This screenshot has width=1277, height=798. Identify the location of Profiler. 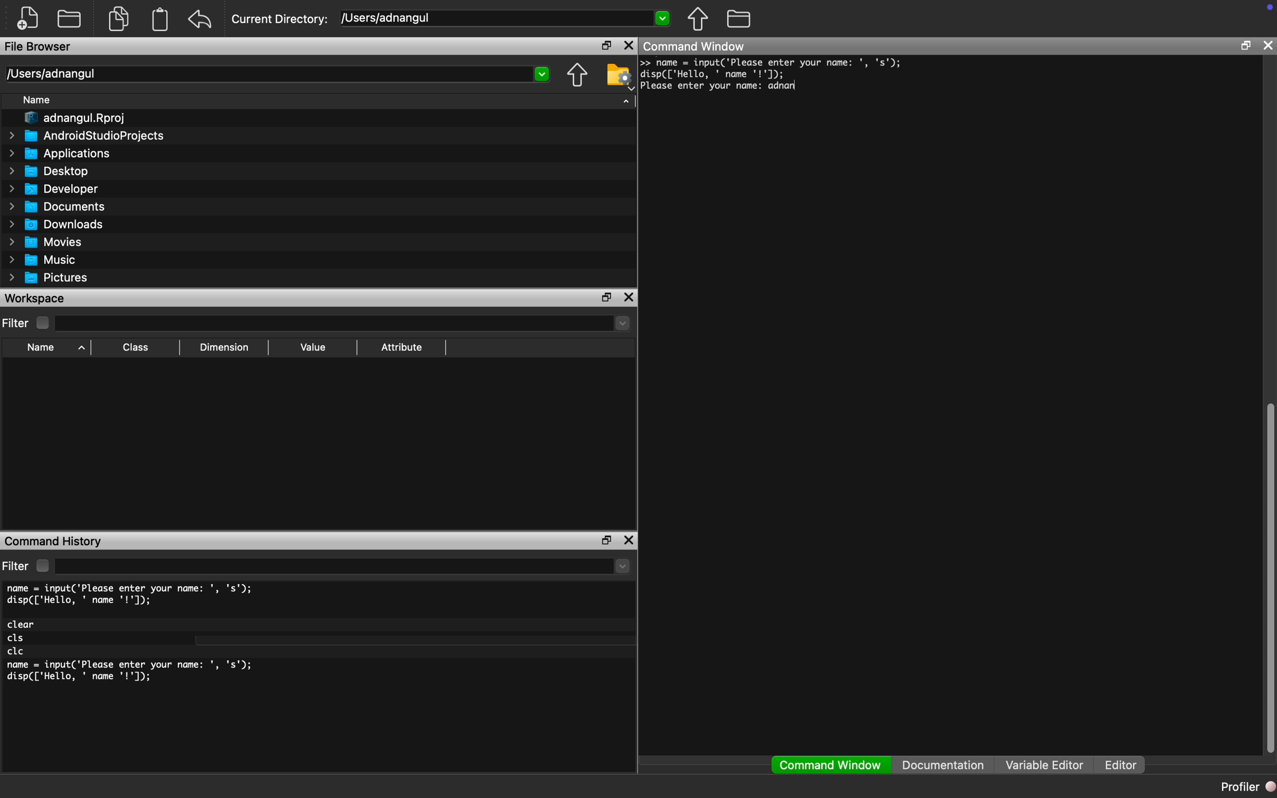
(1246, 786).